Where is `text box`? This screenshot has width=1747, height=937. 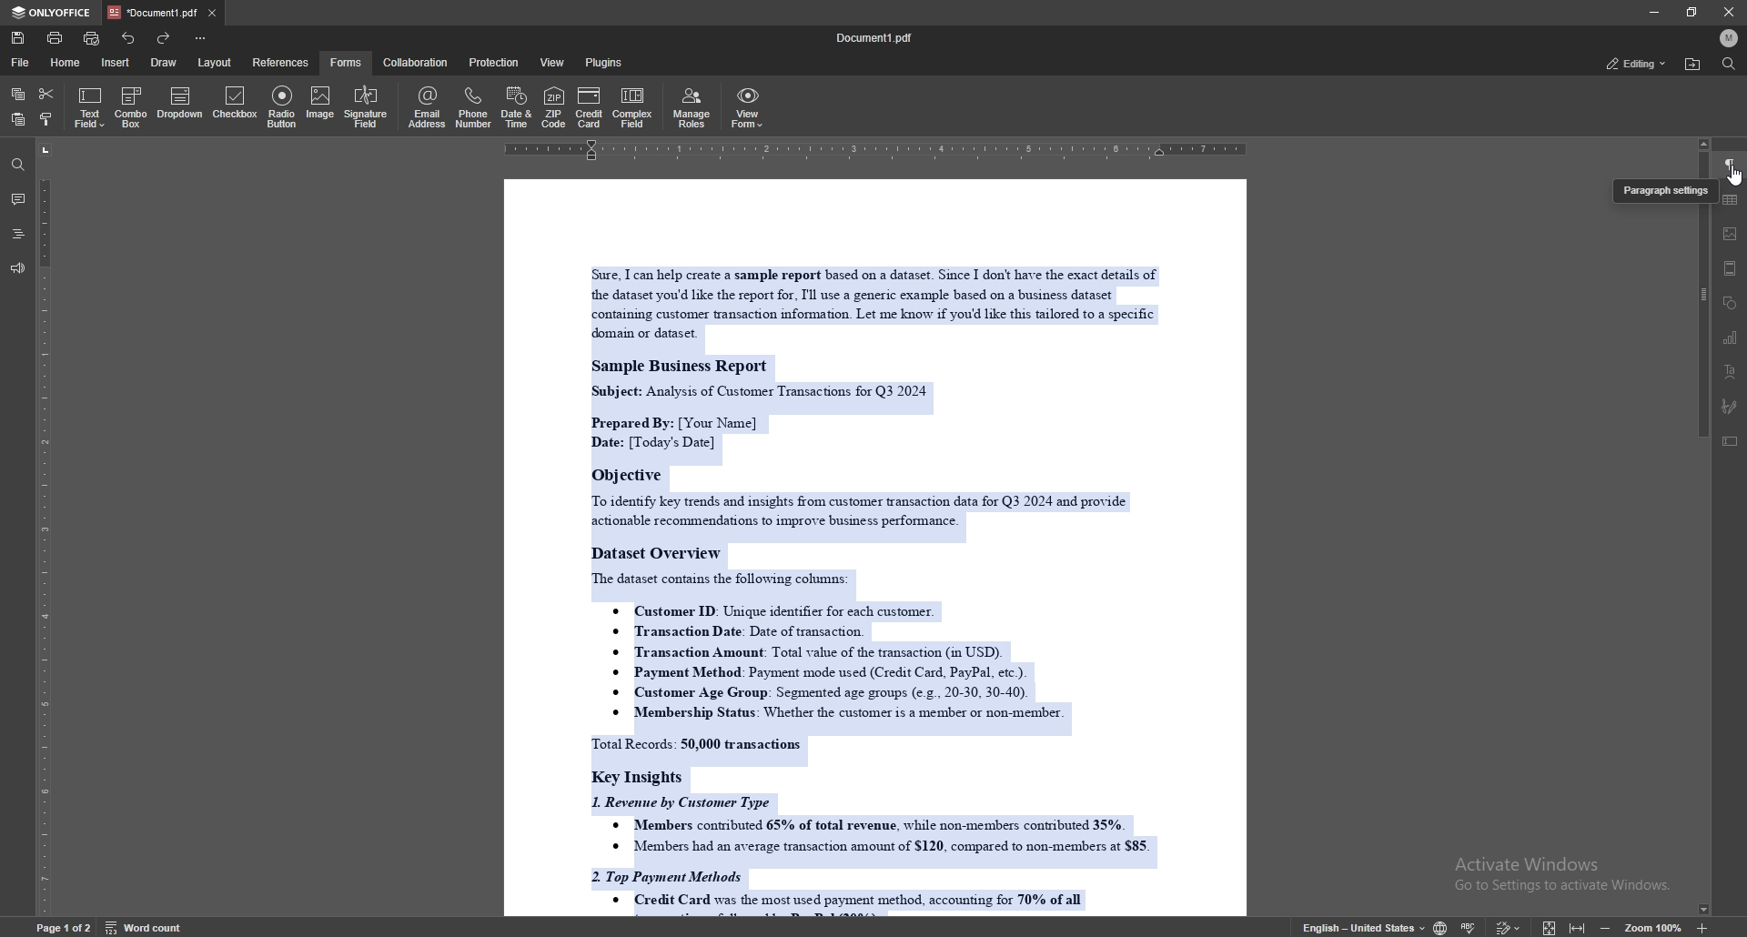 text box is located at coordinates (1732, 441).